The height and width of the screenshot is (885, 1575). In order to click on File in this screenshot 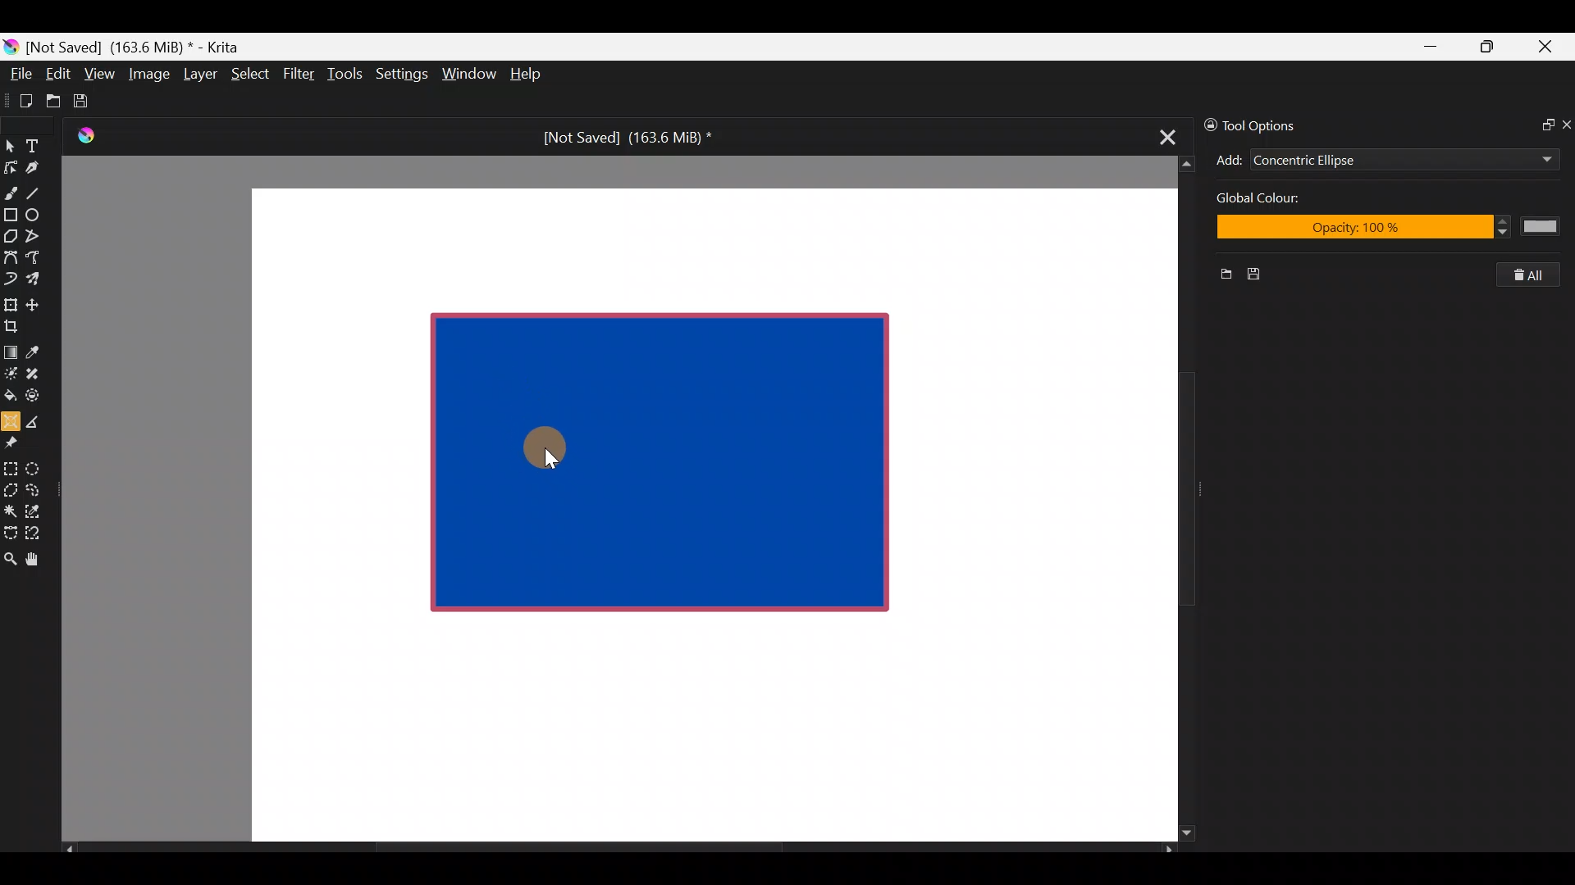, I will do `click(16, 77)`.